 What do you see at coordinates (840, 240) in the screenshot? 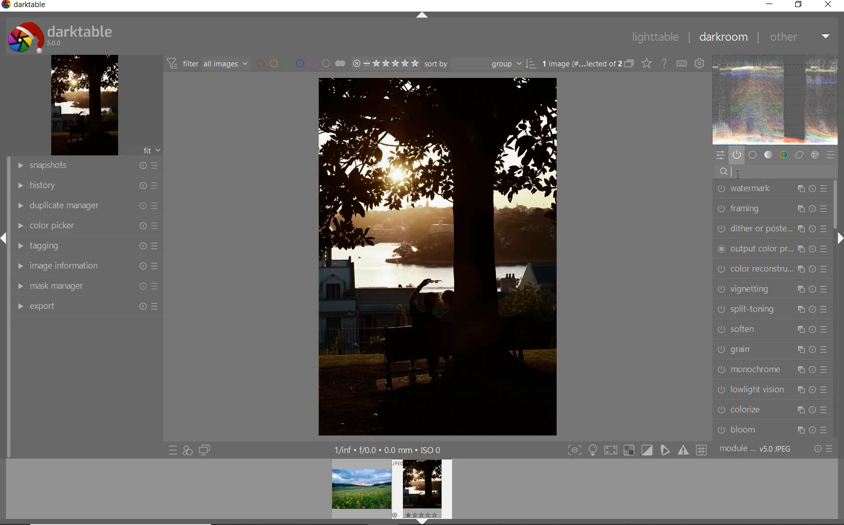
I see `expand/collapse` at bounding box center [840, 240].